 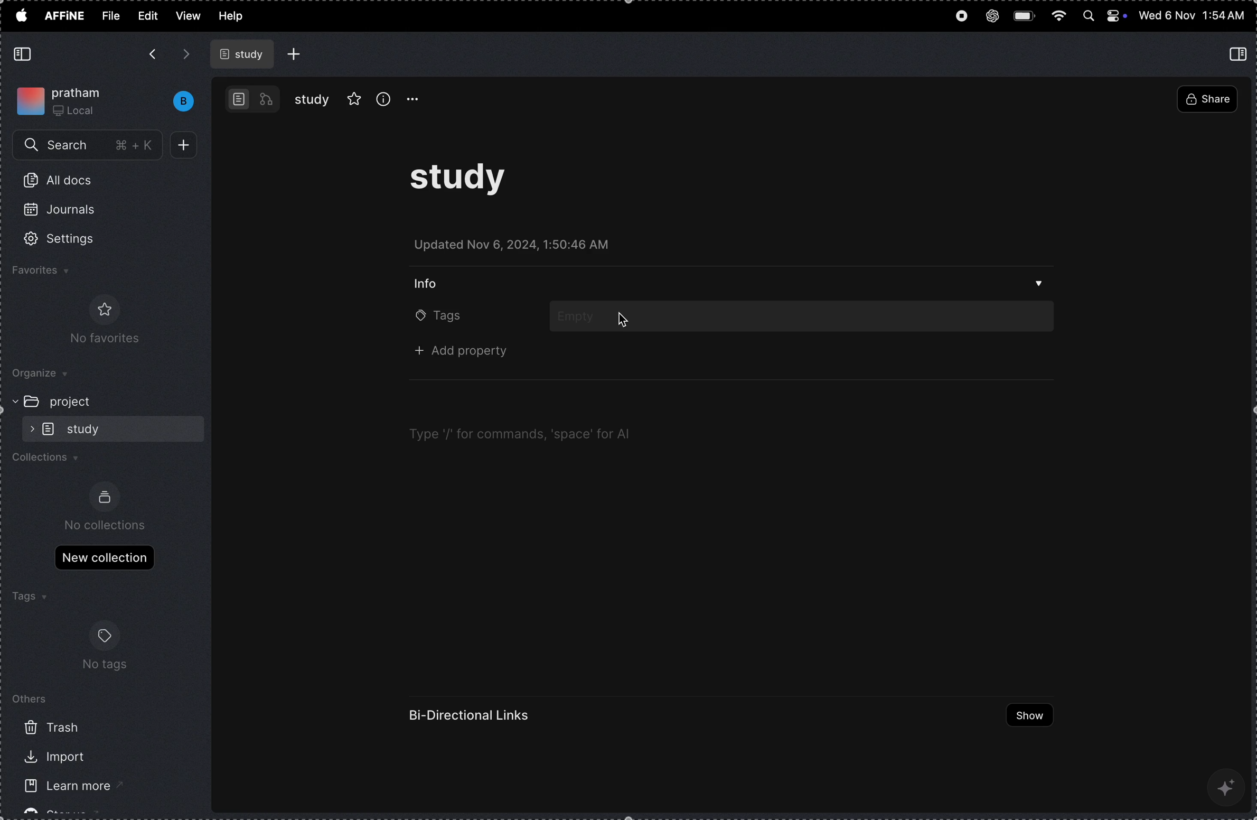 I want to click on favourites, so click(x=354, y=97).